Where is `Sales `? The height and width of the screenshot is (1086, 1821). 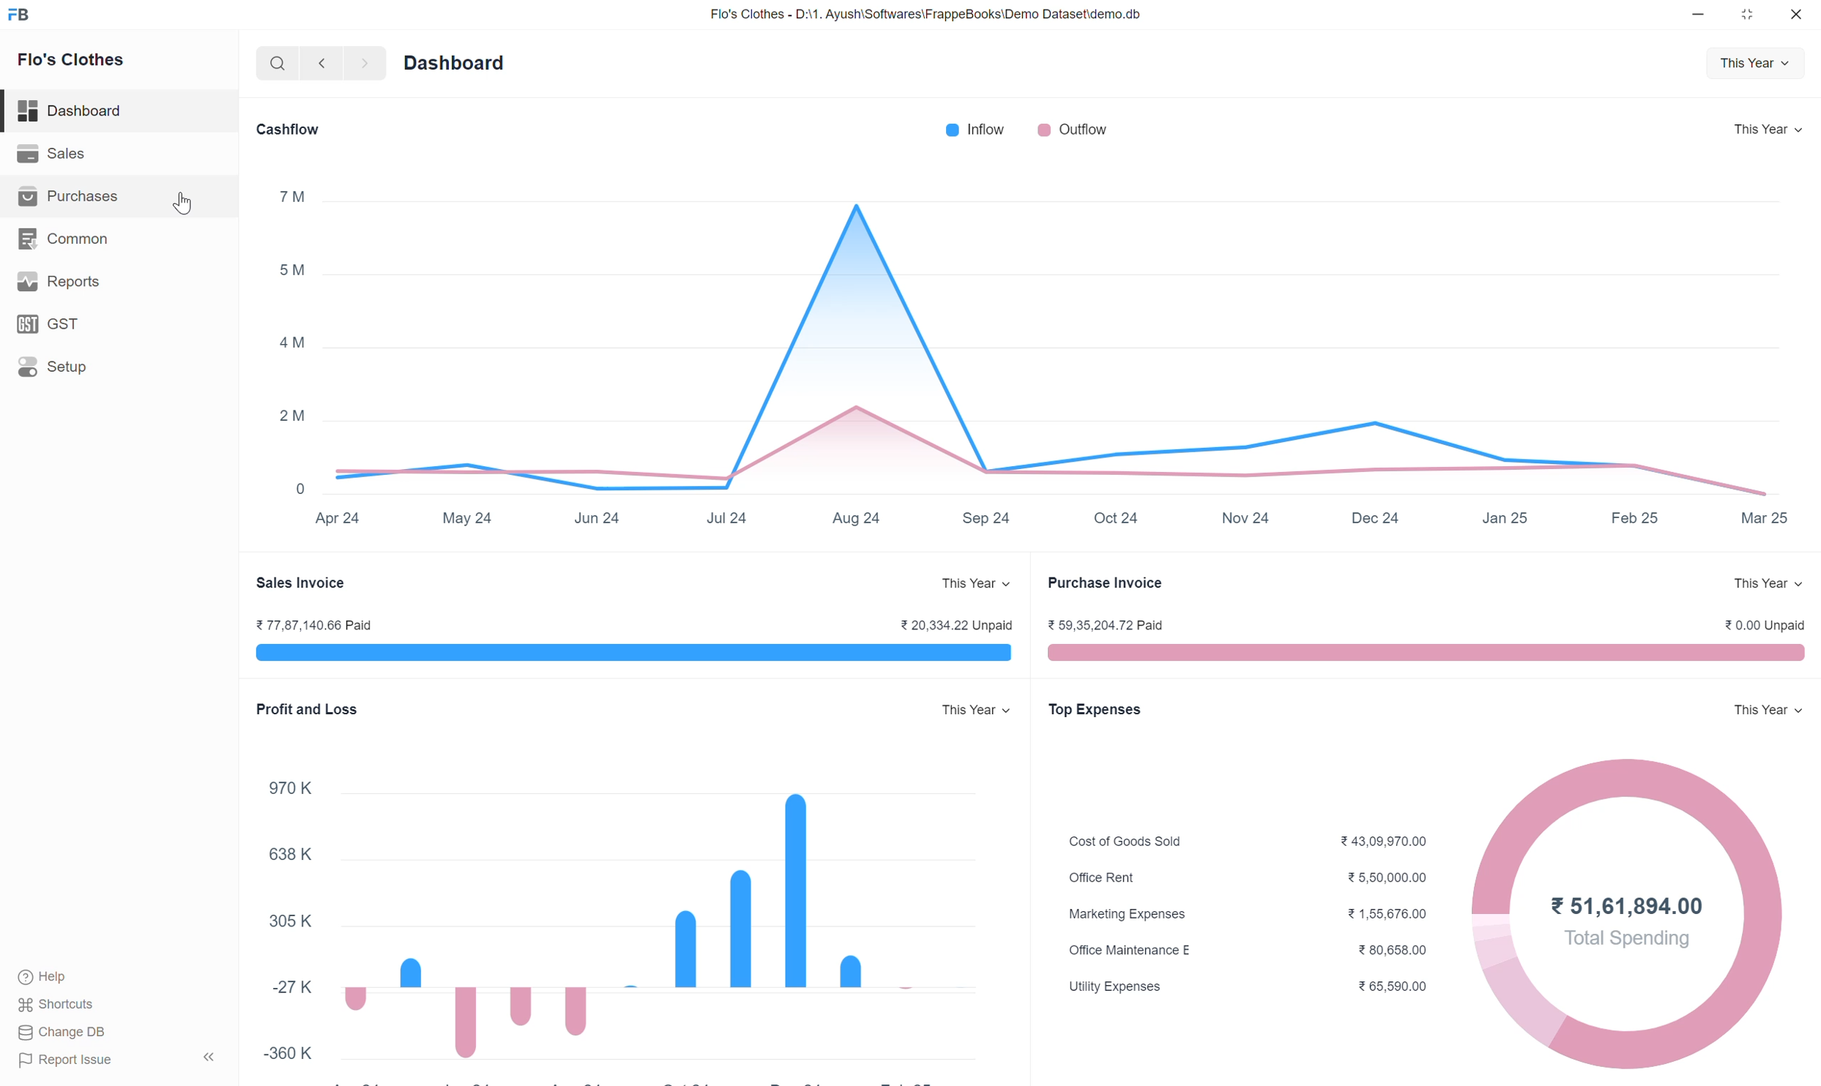 Sales  is located at coordinates (53, 153).